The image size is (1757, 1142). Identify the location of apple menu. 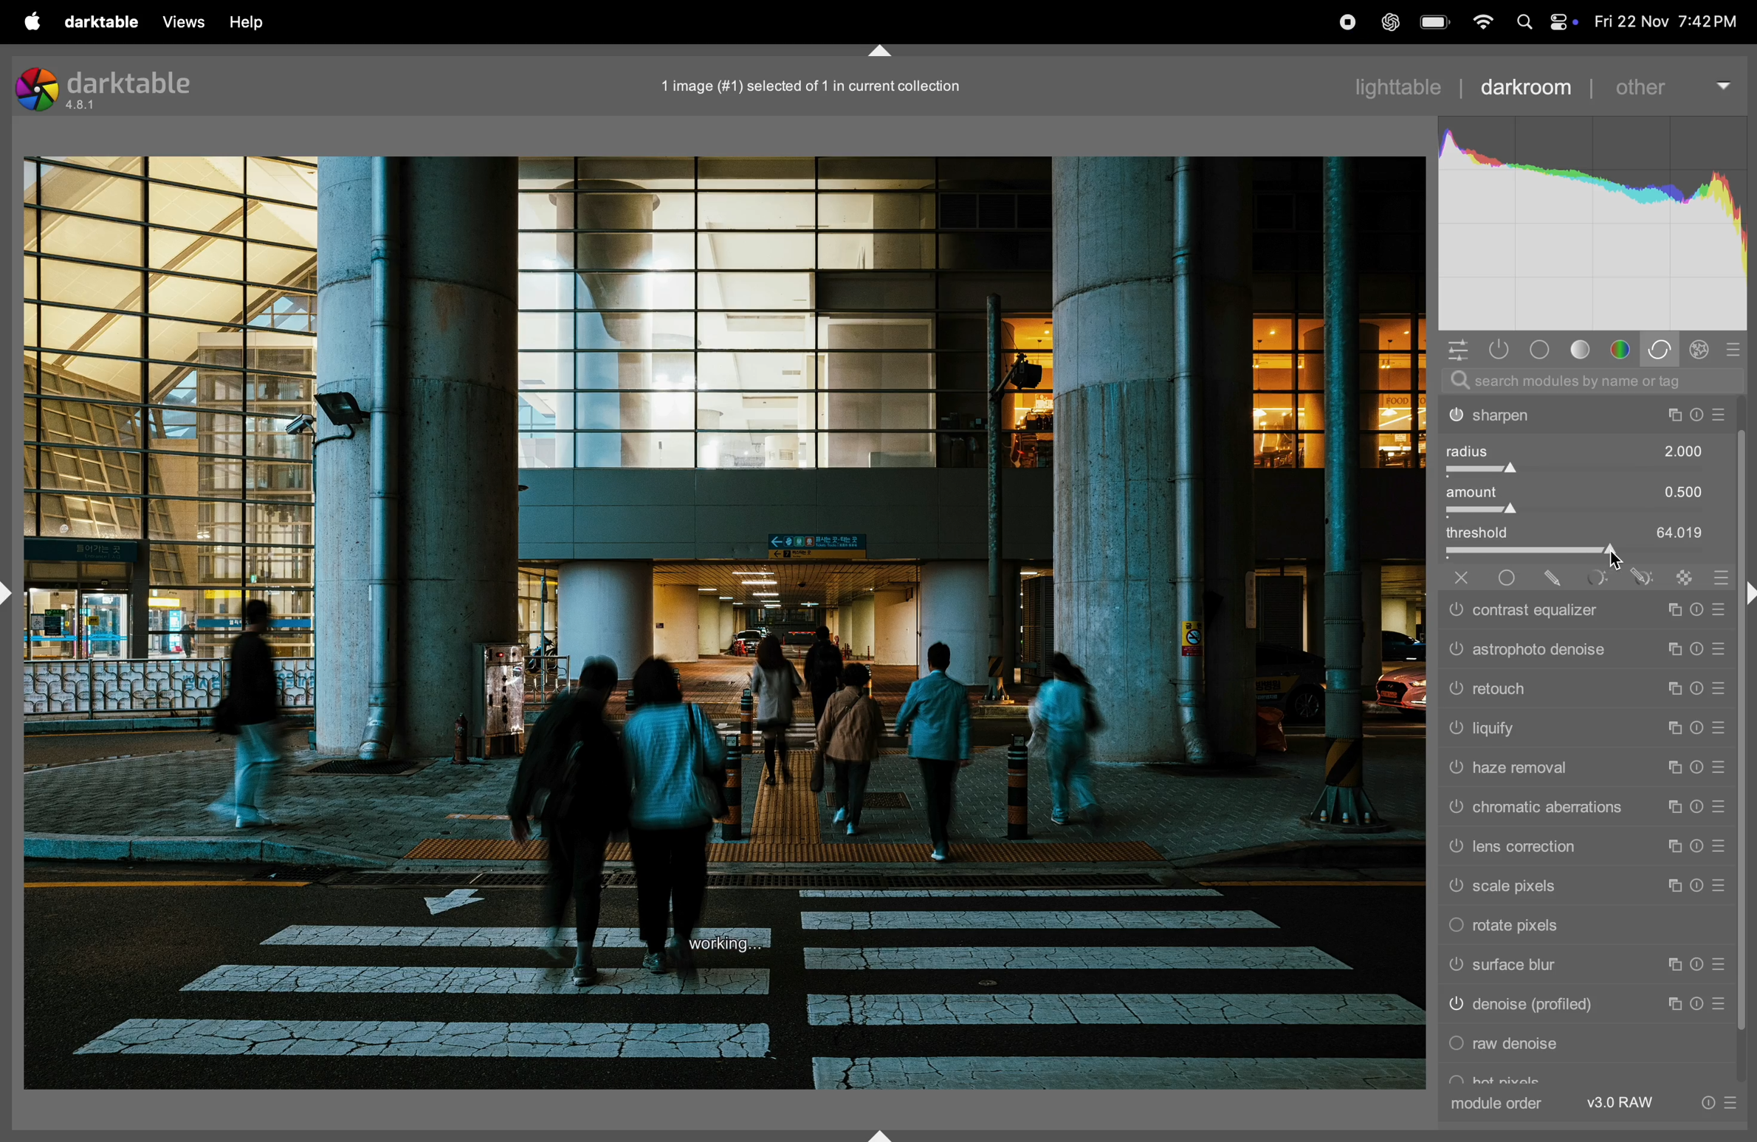
(31, 21).